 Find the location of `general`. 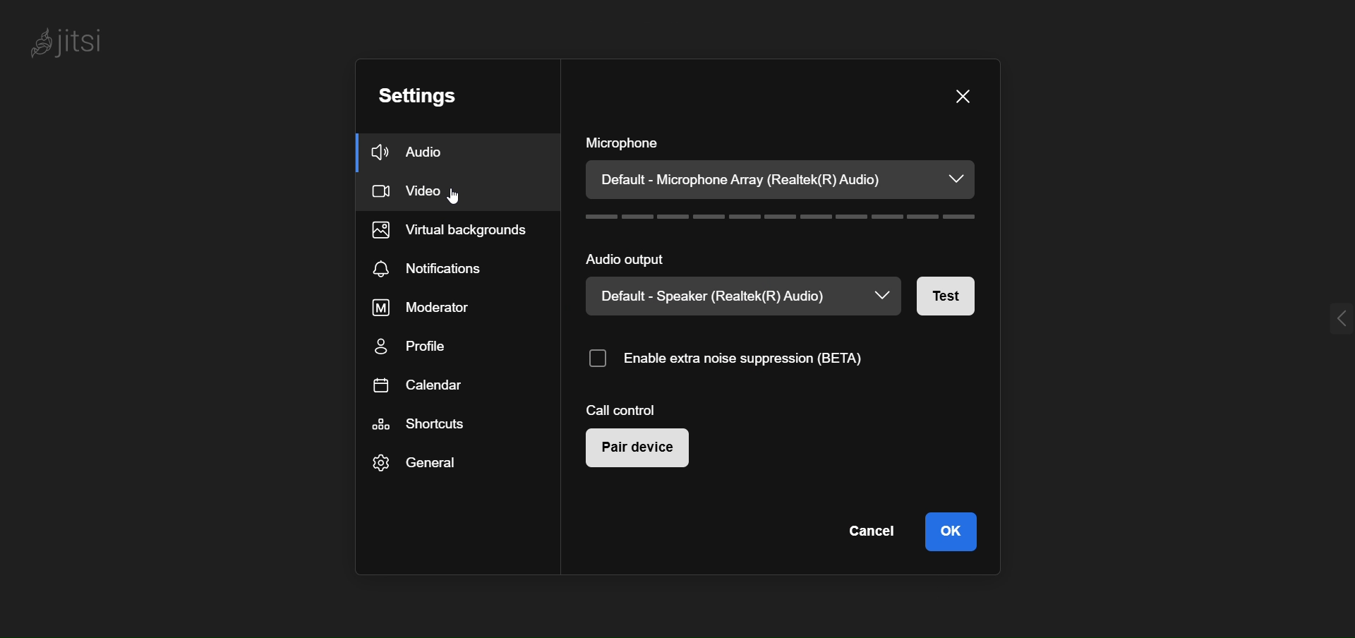

general is located at coordinates (416, 464).